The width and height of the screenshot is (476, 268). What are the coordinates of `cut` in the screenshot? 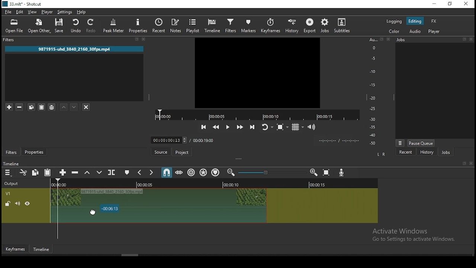 It's located at (23, 172).